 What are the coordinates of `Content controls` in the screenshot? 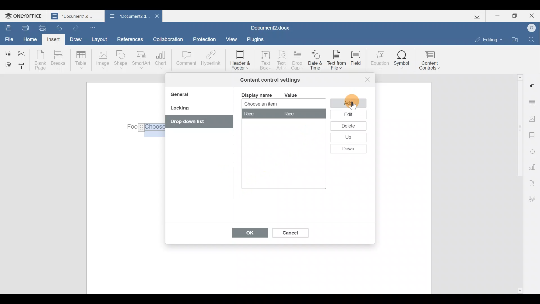 It's located at (432, 59).